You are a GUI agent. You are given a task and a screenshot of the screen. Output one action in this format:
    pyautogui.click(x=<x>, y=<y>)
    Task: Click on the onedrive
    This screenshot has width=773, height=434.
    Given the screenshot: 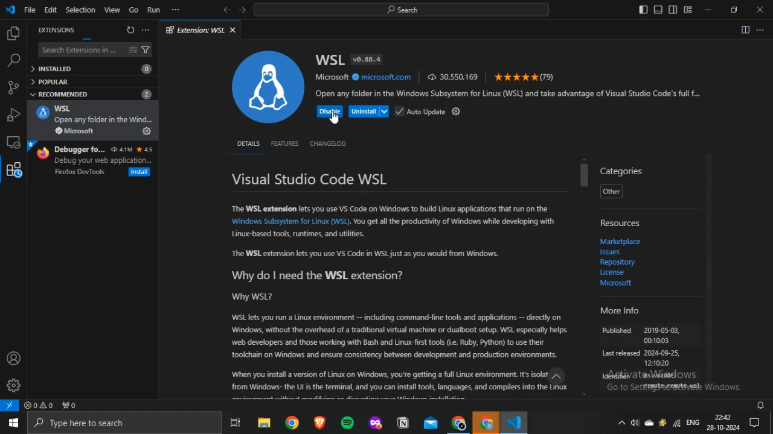 What is the action you would take?
    pyautogui.click(x=649, y=423)
    